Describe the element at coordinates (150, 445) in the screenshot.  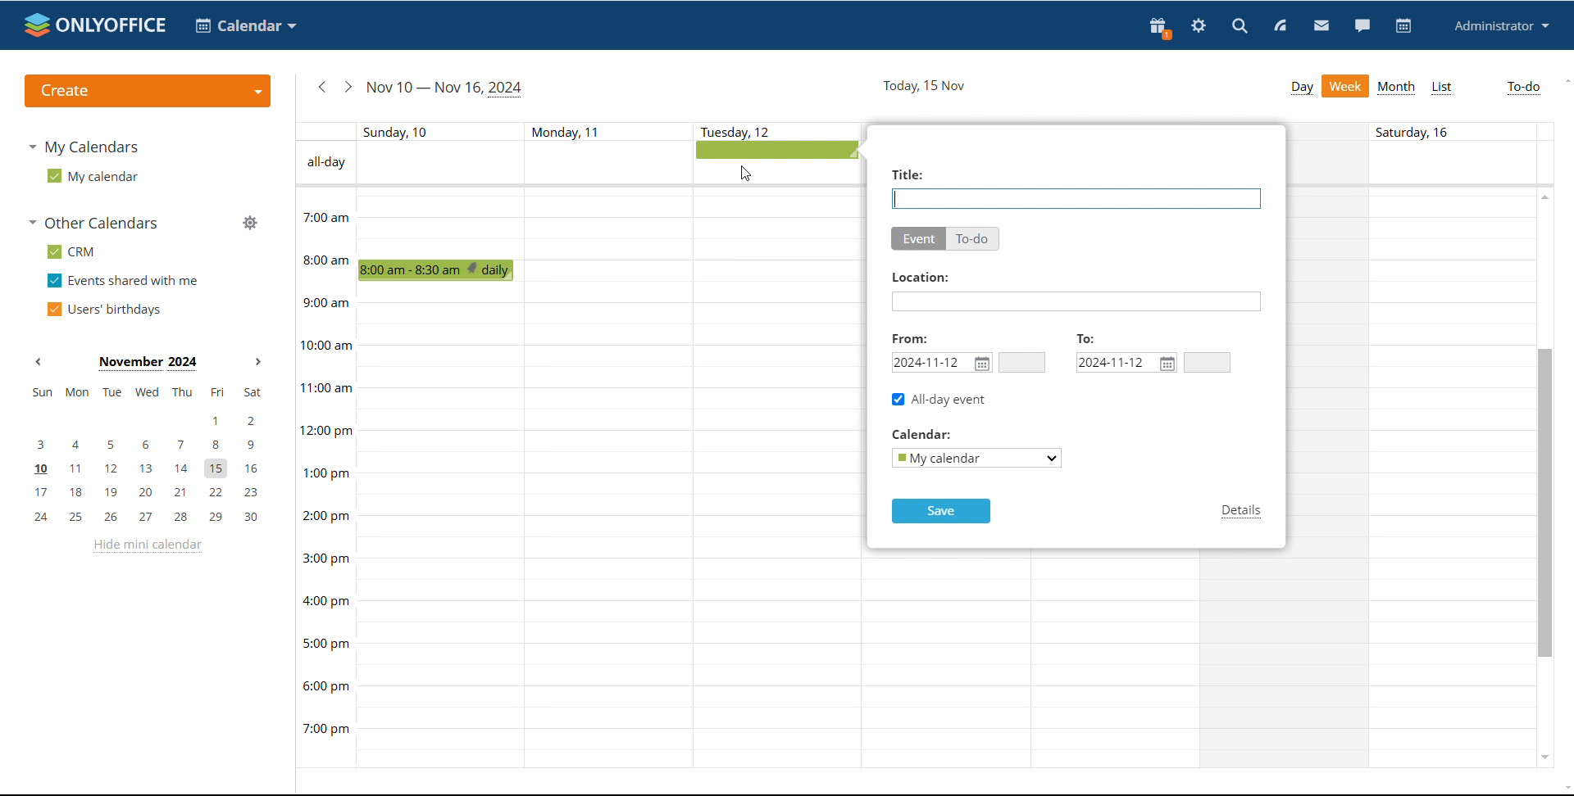
I see `3, 4, 5, 6, 7, 8, 9` at that location.